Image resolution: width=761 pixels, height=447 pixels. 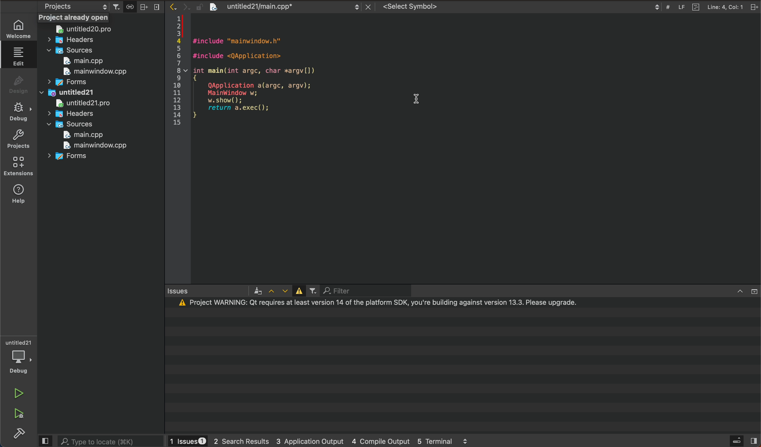 What do you see at coordinates (19, 139) in the screenshot?
I see `projects` at bounding box center [19, 139].